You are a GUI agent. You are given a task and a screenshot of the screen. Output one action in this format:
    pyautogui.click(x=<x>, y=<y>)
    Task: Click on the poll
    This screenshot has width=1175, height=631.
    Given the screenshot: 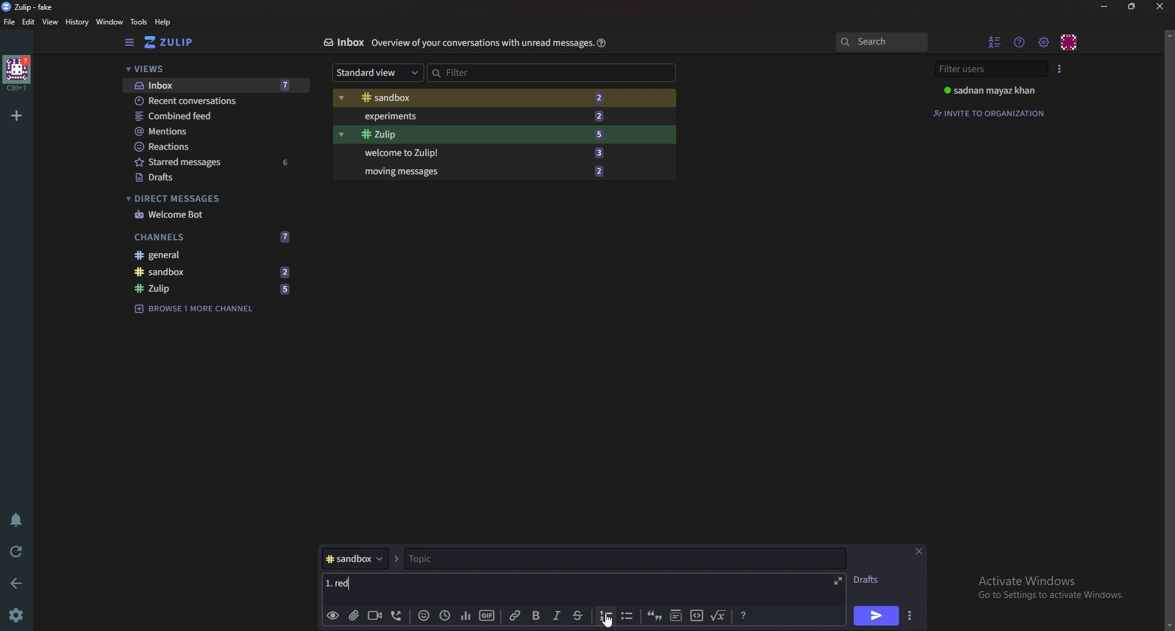 What is the action you would take?
    pyautogui.click(x=463, y=615)
    